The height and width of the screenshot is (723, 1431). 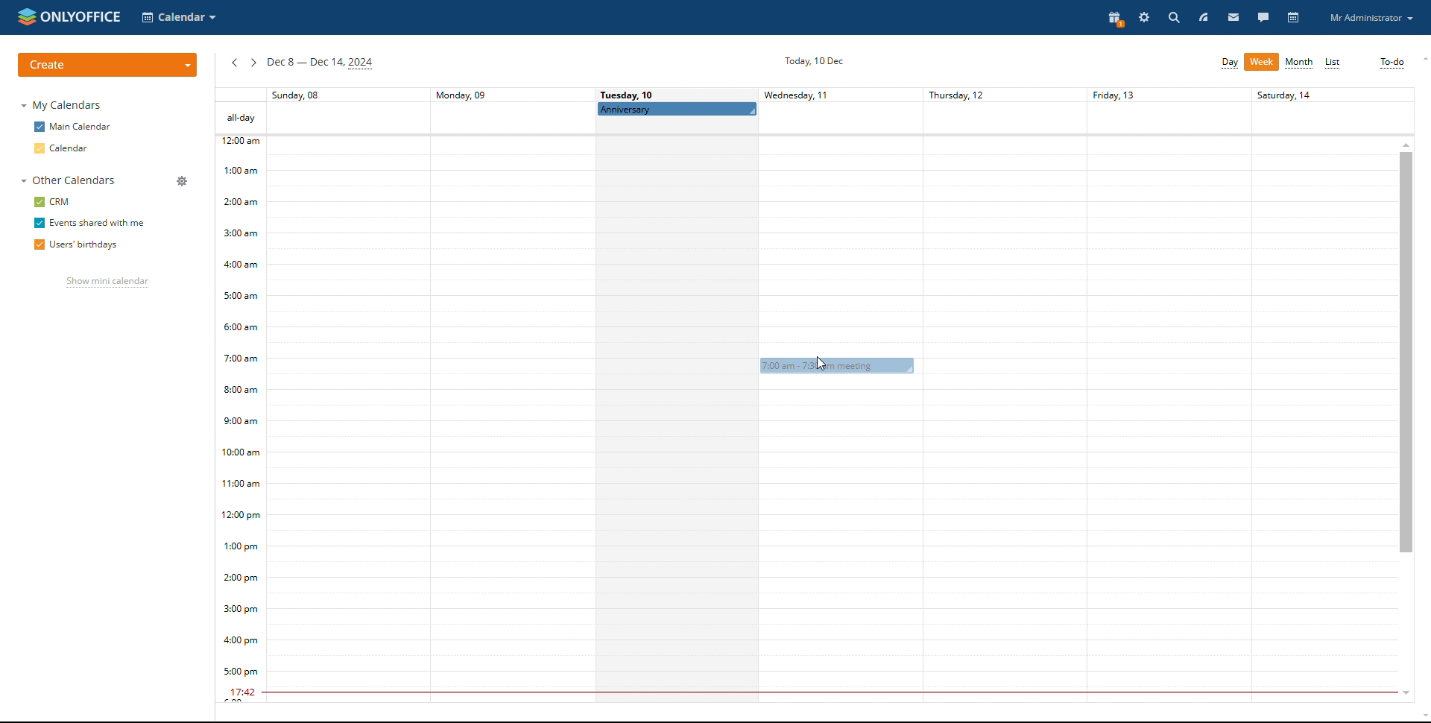 What do you see at coordinates (54, 202) in the screenshot?
I see `crm` at bounding box center [54, 202].